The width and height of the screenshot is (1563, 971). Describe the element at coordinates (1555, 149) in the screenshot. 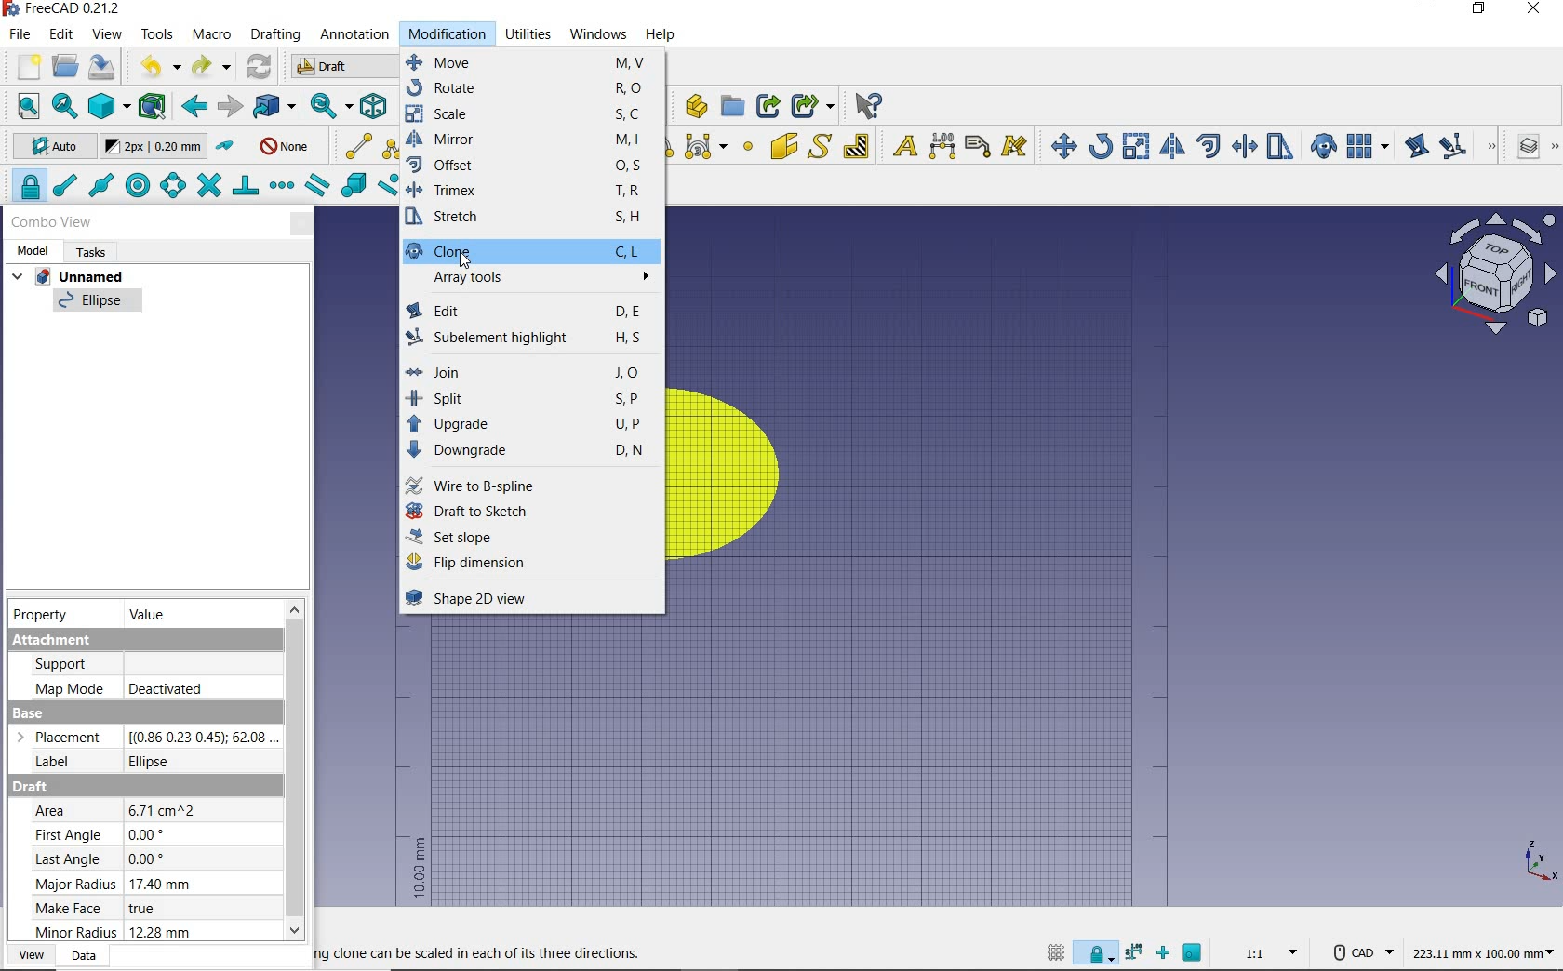

I see `draft utility tools` at that location.